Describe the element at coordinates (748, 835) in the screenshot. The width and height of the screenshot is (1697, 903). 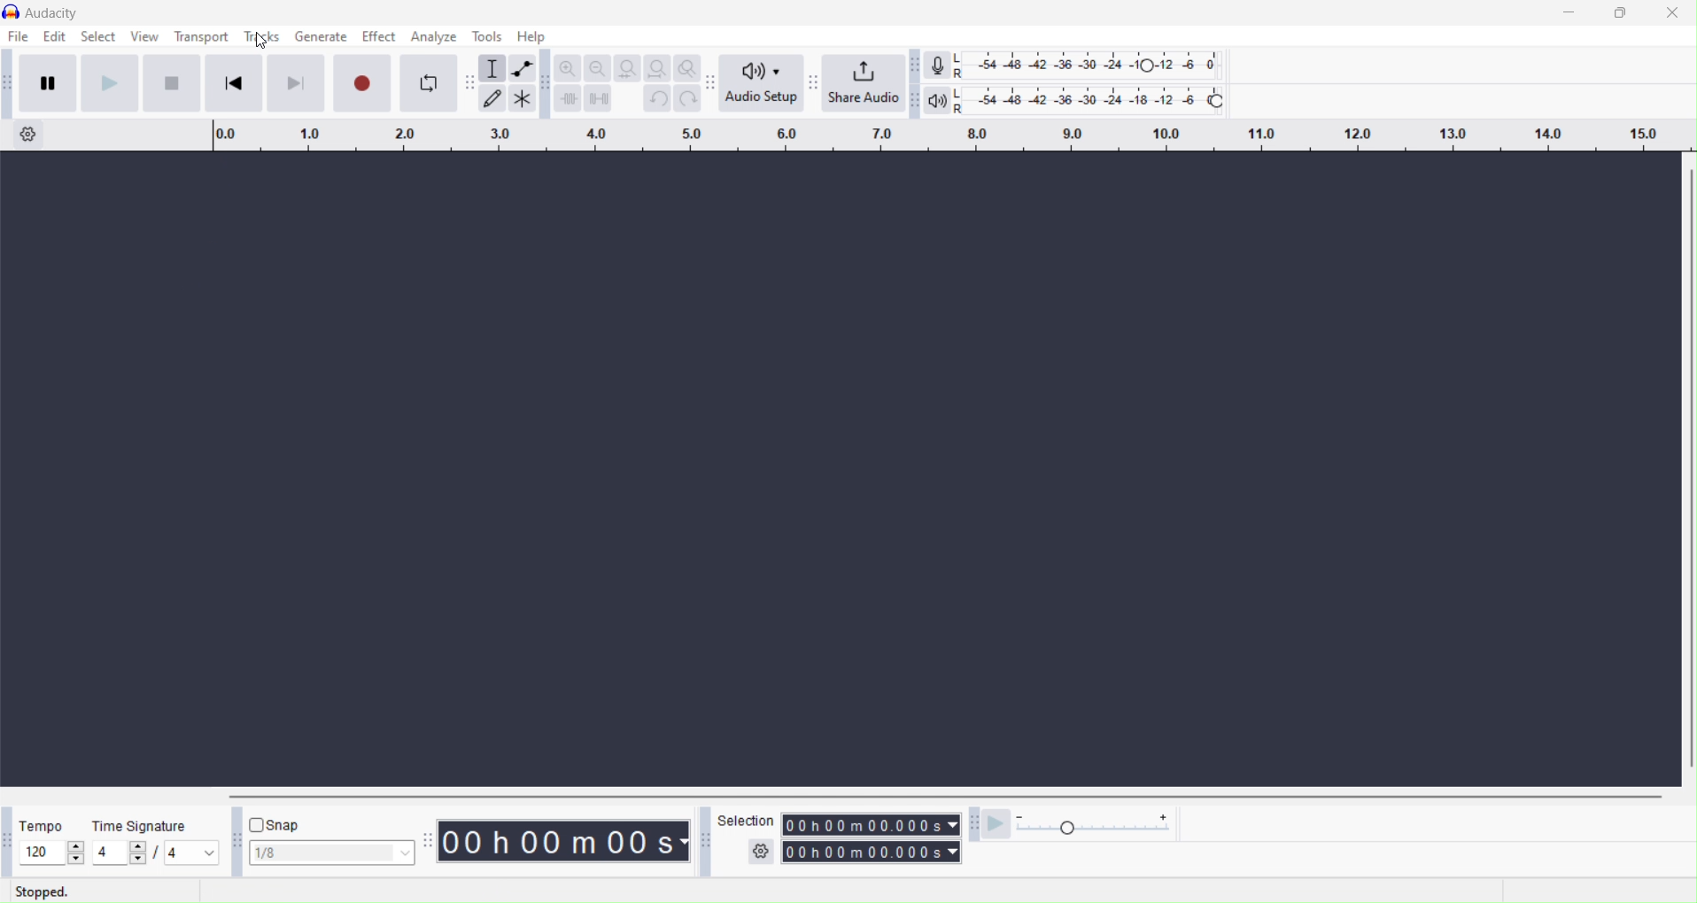
I see `Selection` at that location.